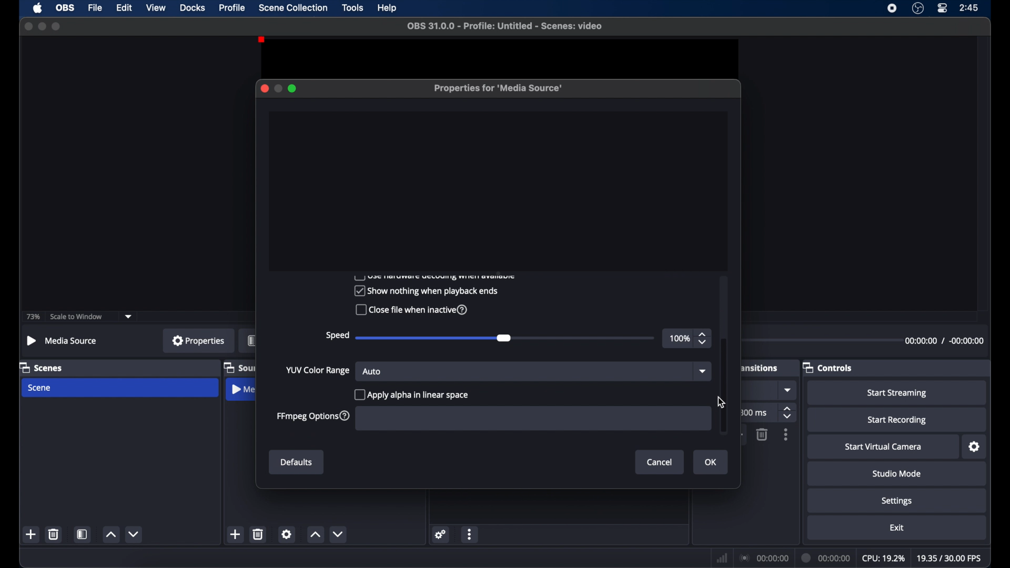  What do you see at coordinates (236, 534) in the screenshot?
I see `add` at bounding box center [236, 534].